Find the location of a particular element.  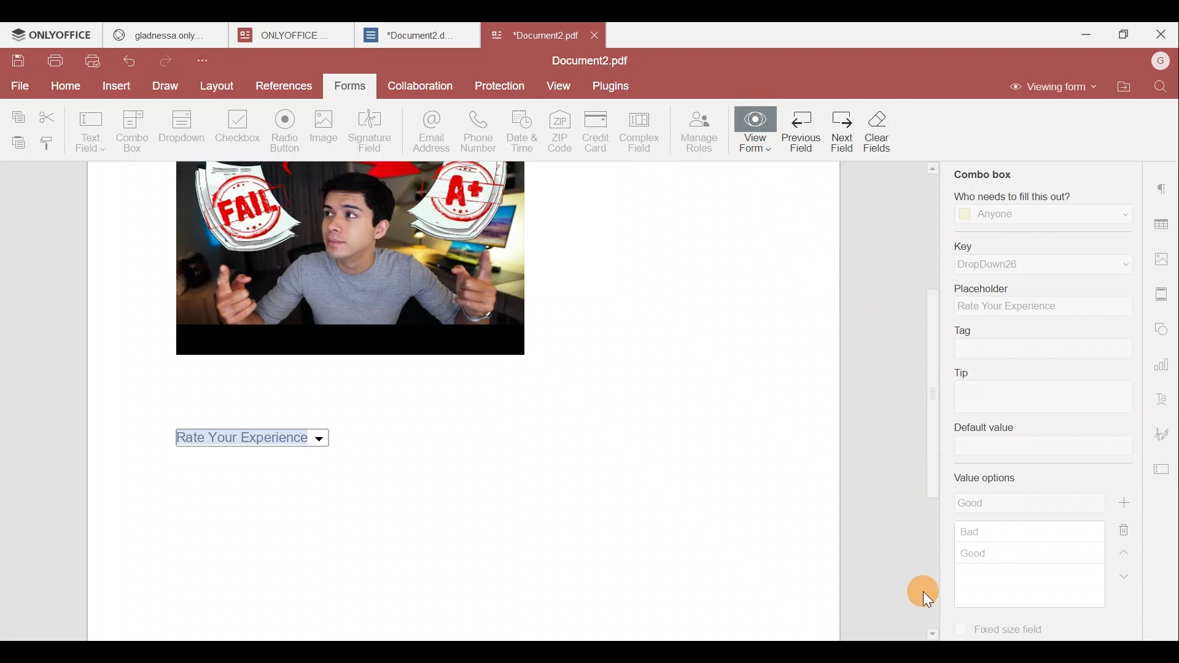

gladnessa only. is located at coordinates (158, 33).